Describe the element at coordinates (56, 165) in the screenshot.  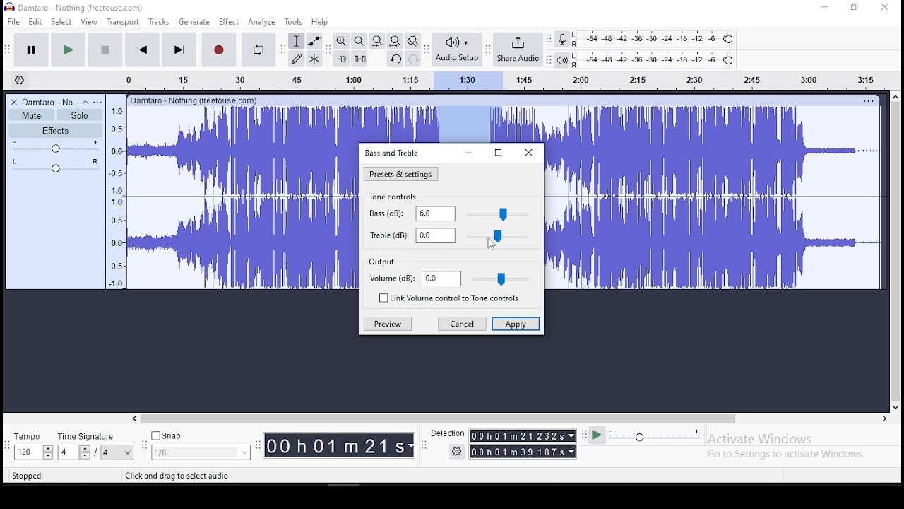
I see `pan` at that location.